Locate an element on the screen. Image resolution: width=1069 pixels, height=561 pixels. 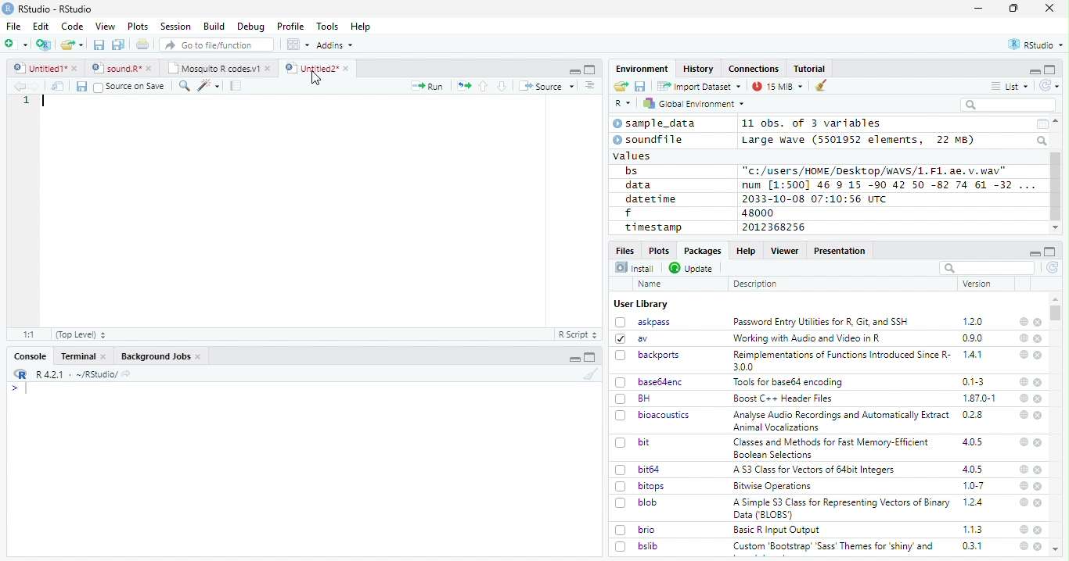
Save all the open documents is located at coordinates (119, 45).